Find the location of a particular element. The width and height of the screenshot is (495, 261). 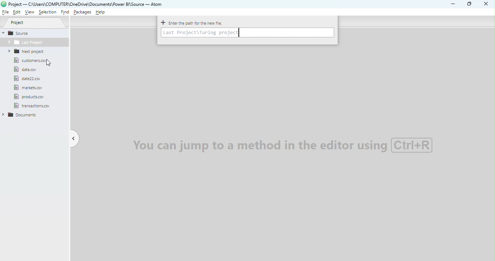

Minimize is located at coordinates (453, 4).